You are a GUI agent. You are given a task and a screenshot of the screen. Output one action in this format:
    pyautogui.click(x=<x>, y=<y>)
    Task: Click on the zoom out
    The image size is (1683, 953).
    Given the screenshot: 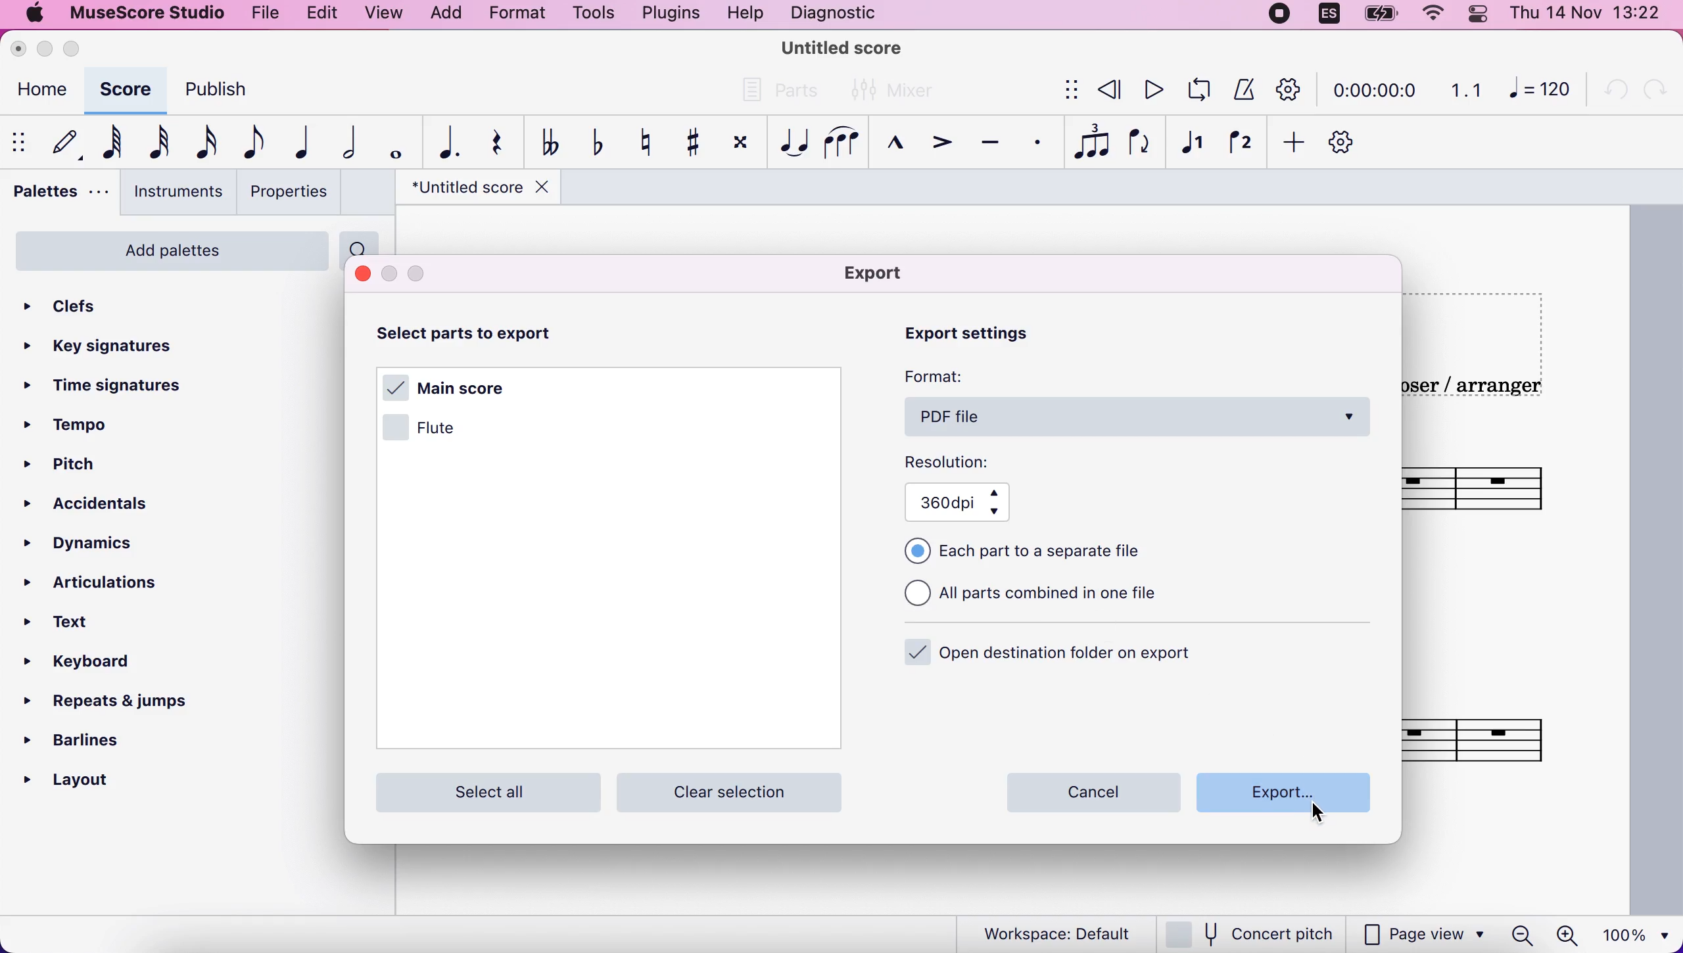 What is the action you would take?
    pyautogui.click(x=1518, y=935)
    